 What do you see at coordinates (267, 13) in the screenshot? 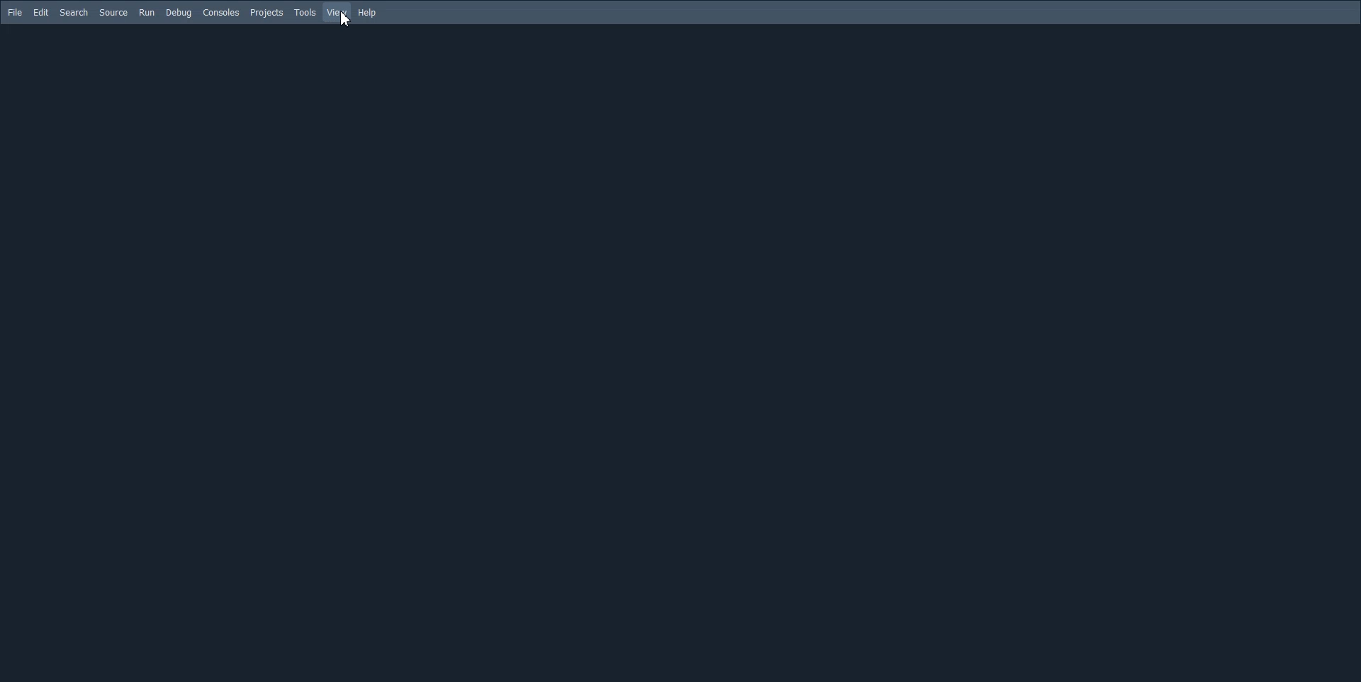
I see `Projects` at bounding box center [267, 13].